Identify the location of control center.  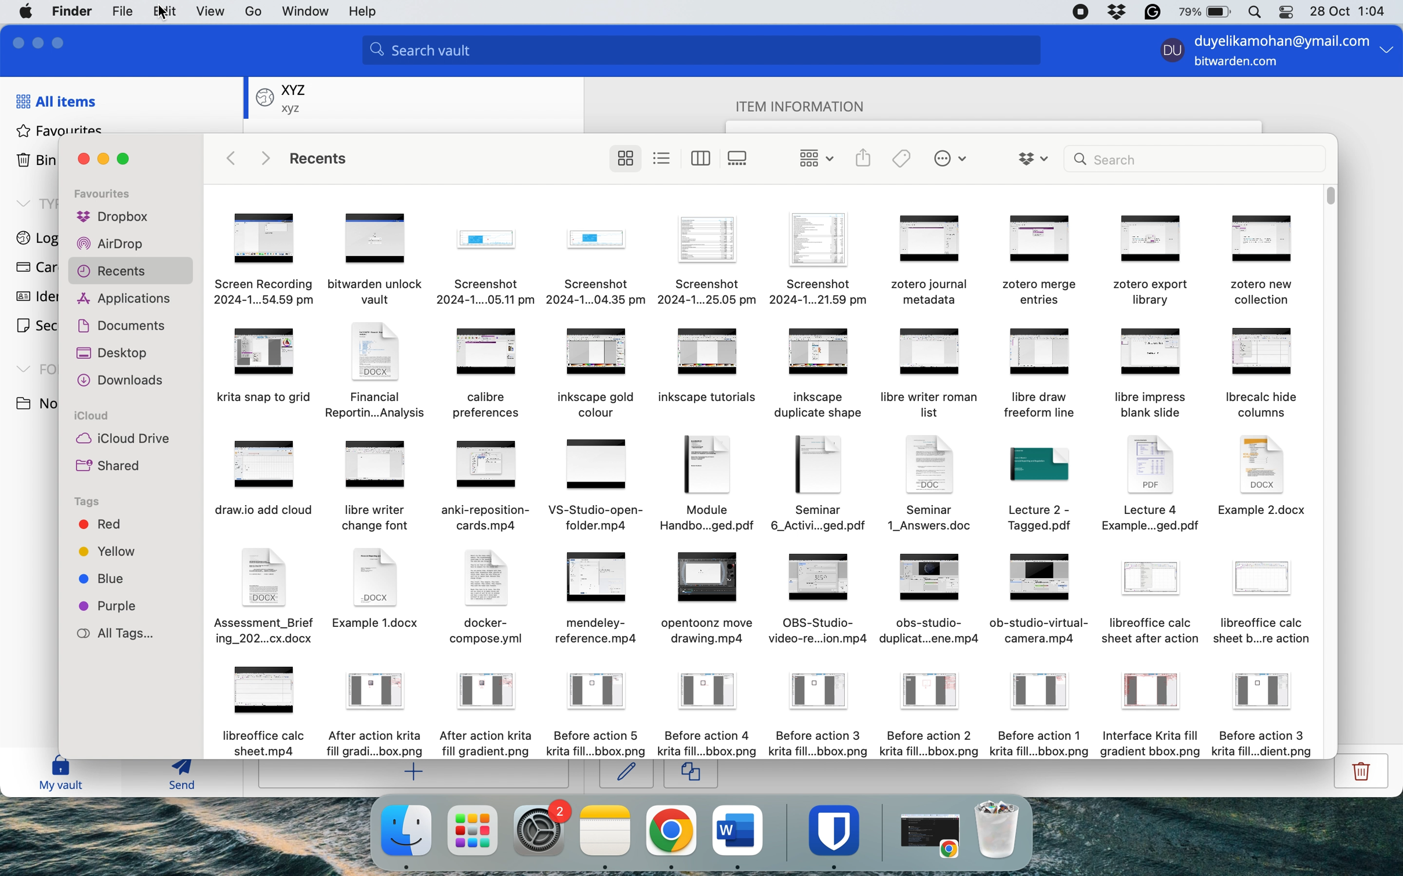
(1284, 14).